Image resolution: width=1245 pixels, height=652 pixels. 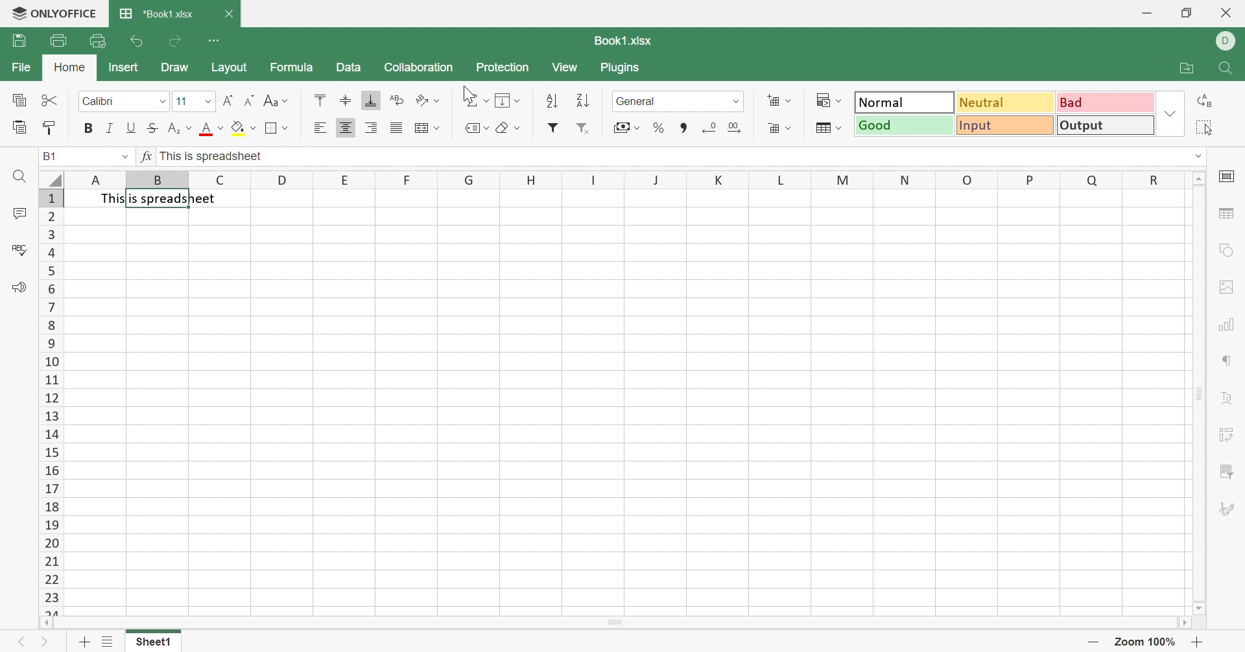 What do you see at coordinates (1196, 177) in the screenshot?
I see `Scroll Up` at bounding box center [1196, 177].